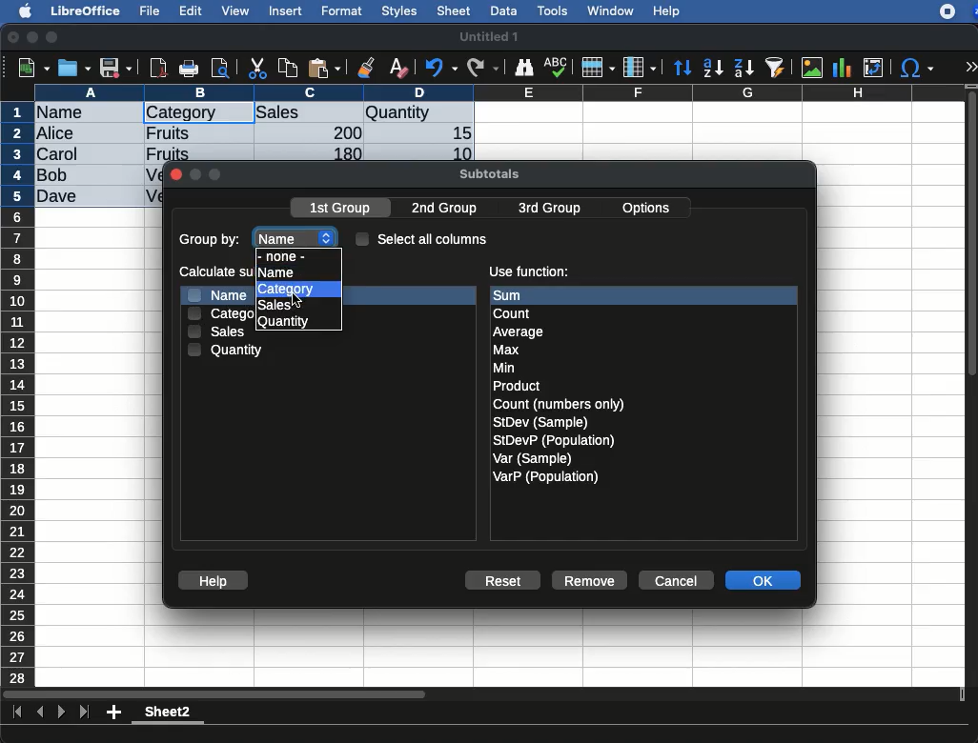 The height and width of the screenshot is (743, 978). Describe the element at coordinates (457, 152) in the screenshot. I see `10` at that location.